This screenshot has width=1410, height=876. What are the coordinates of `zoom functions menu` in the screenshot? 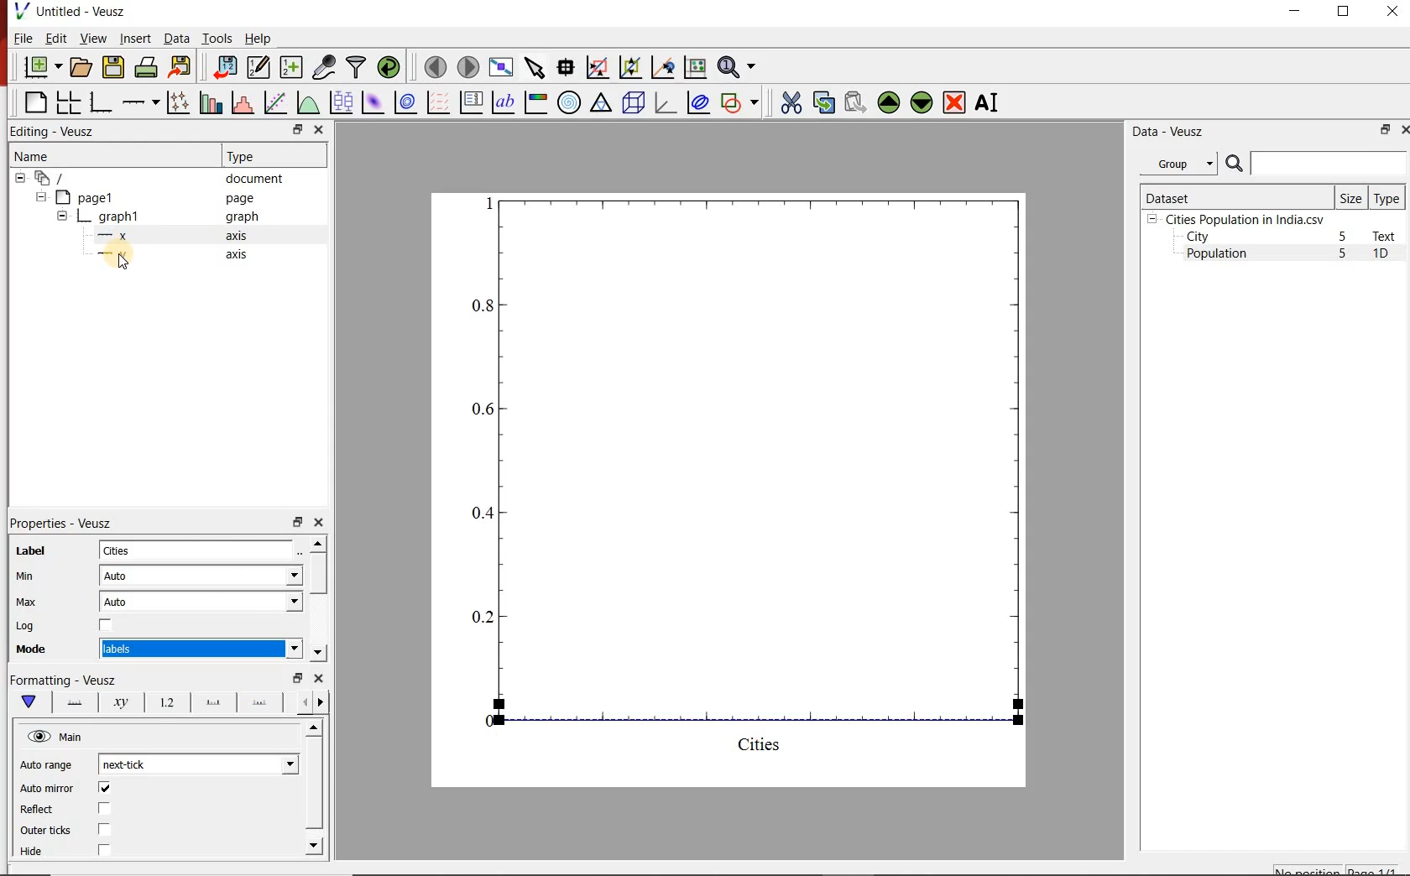 It's located at (739, 67).